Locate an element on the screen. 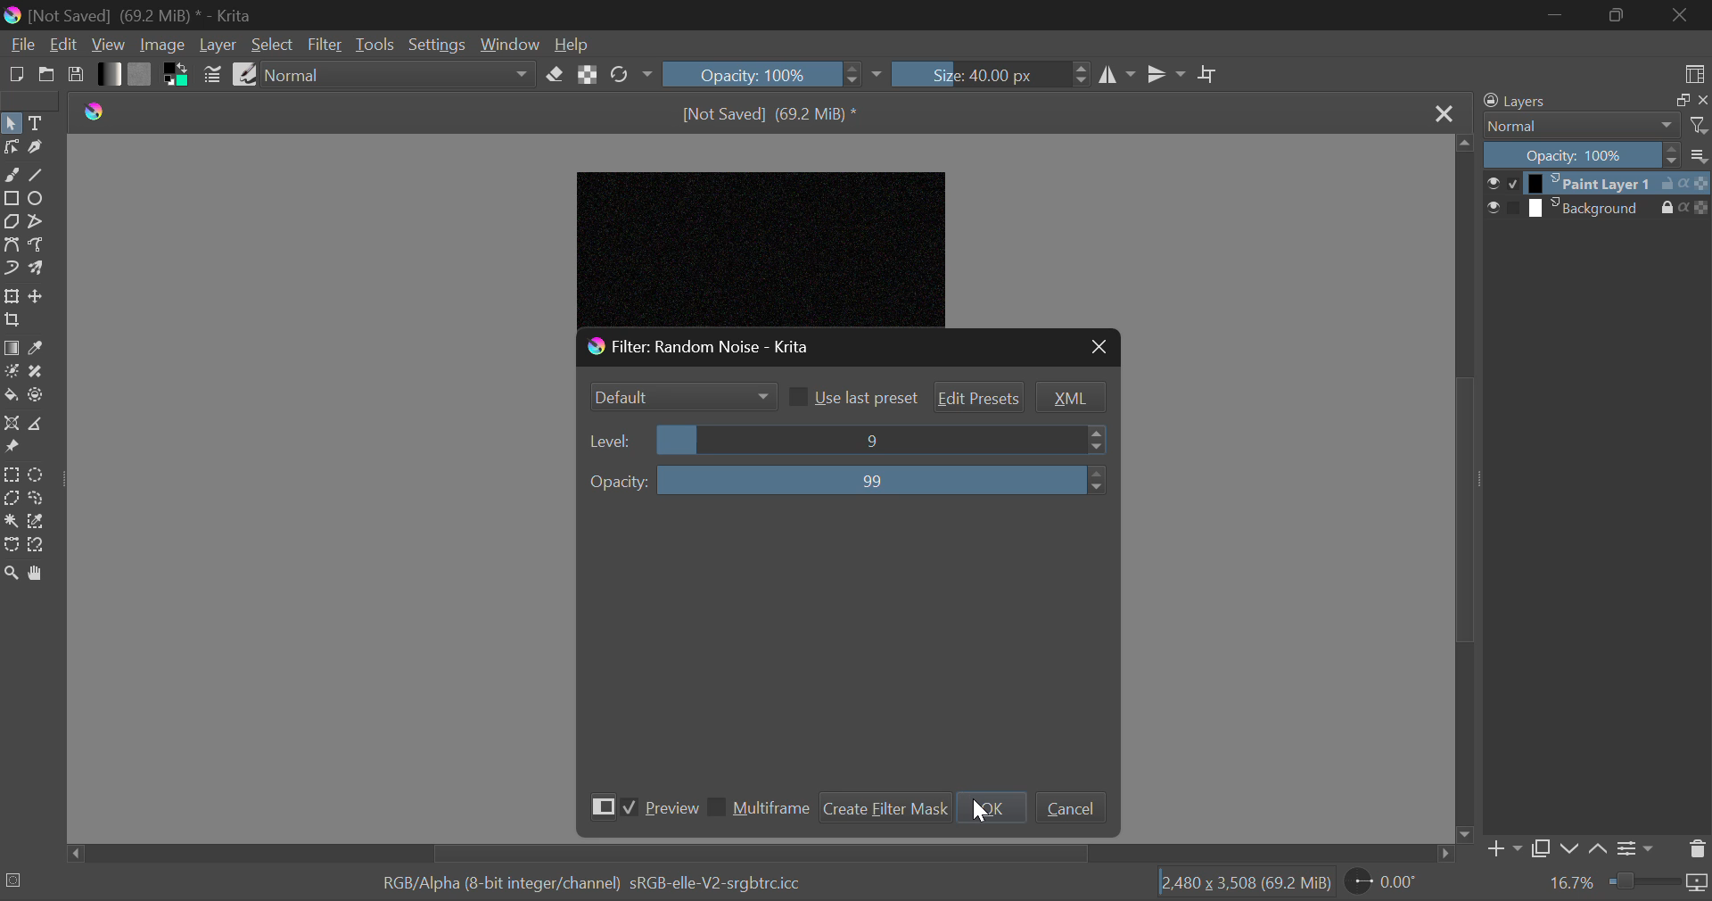  Bezier Curve is located at coordinates (11, 545).